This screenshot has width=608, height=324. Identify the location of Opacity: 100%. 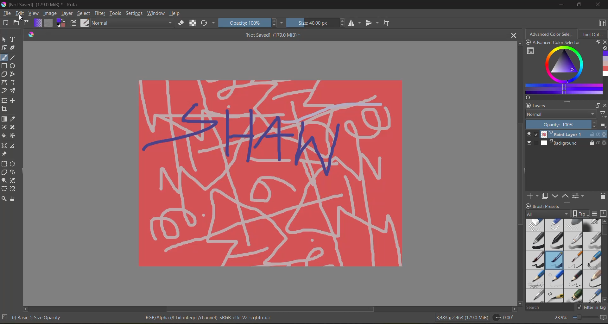
(560, 125).